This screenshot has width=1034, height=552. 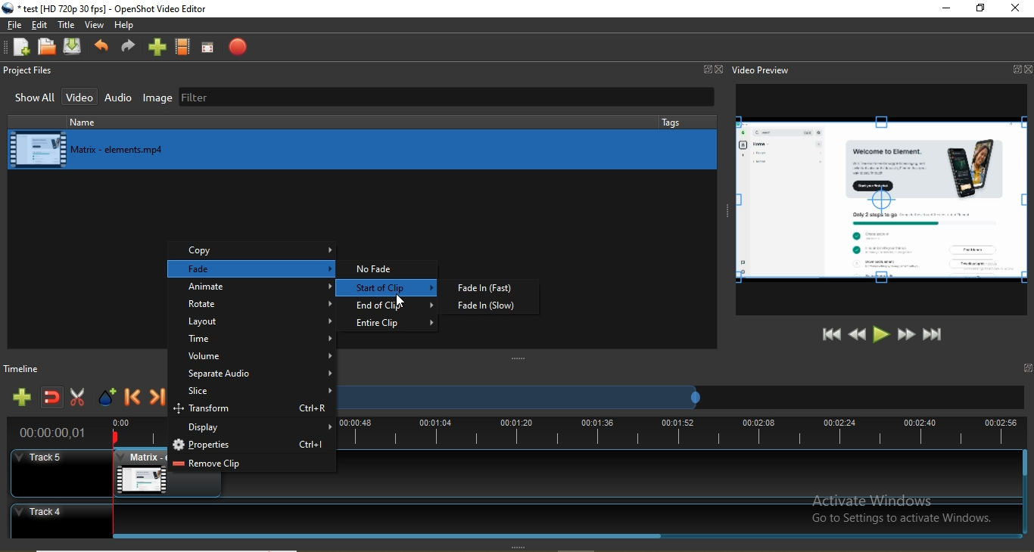 I want to click on Redo, so click(x=128, y=49).